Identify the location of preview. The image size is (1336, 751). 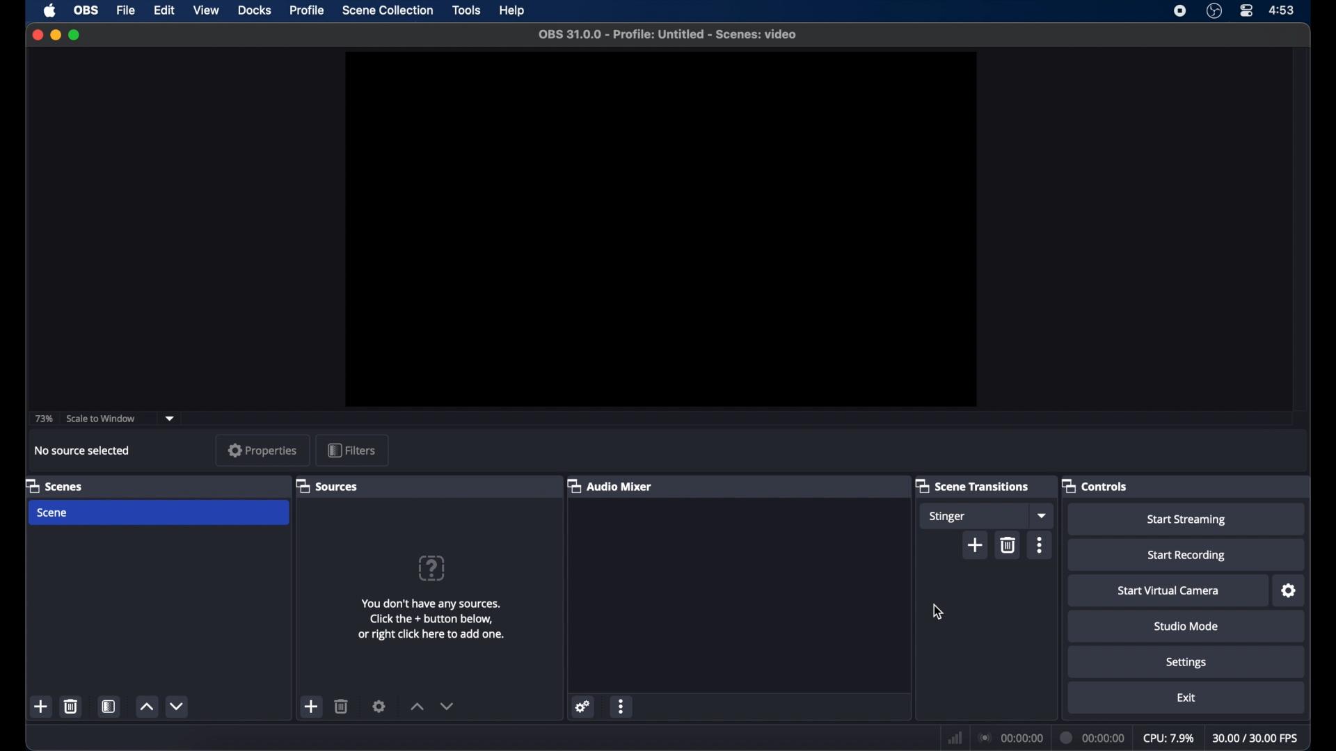
(662, 229).